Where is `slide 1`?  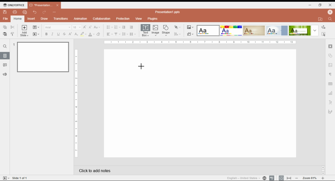
slide 1 is located at coordinates (43, 57).